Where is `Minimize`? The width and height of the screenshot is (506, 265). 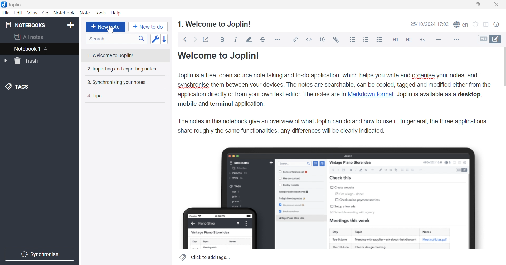 Minimize is located at coordinates (460, 3).